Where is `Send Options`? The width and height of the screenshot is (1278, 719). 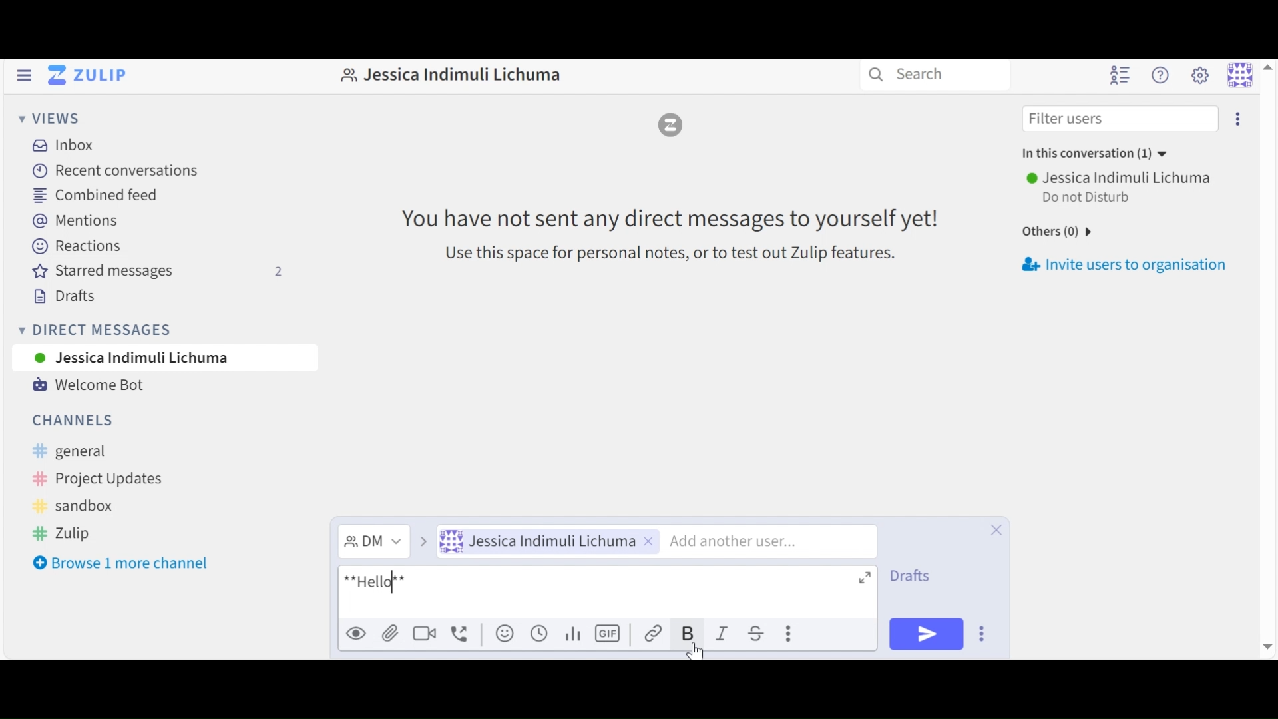
Send Options is located at coordinates (984, 633).